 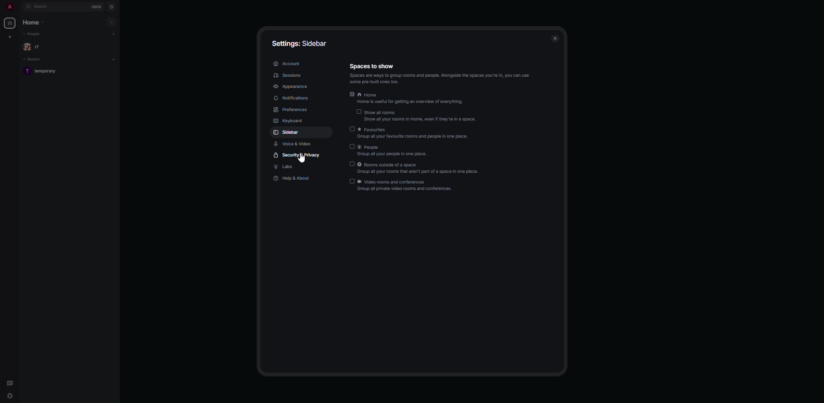 I want to click on threads, so click(x=10, y=381).